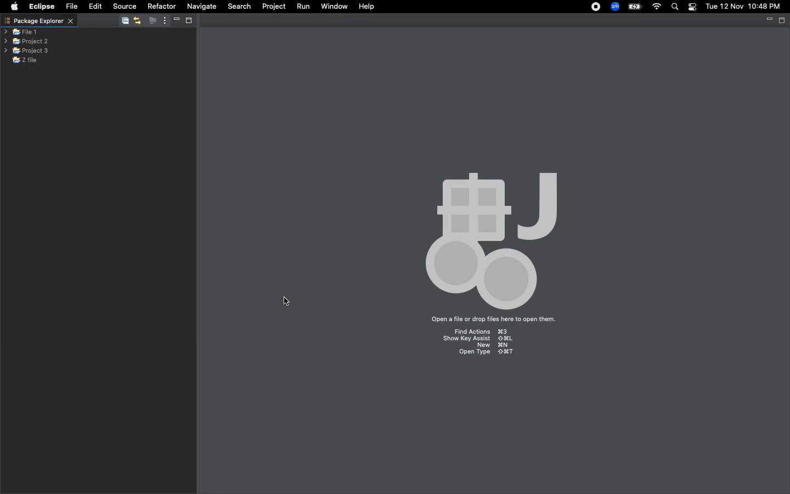 Image resolution: width=790 pixels, height=494 pixels. What do you see at coordinates (274, 5) in the screenshot?
I see `Project` at bounding box center [274, 5].